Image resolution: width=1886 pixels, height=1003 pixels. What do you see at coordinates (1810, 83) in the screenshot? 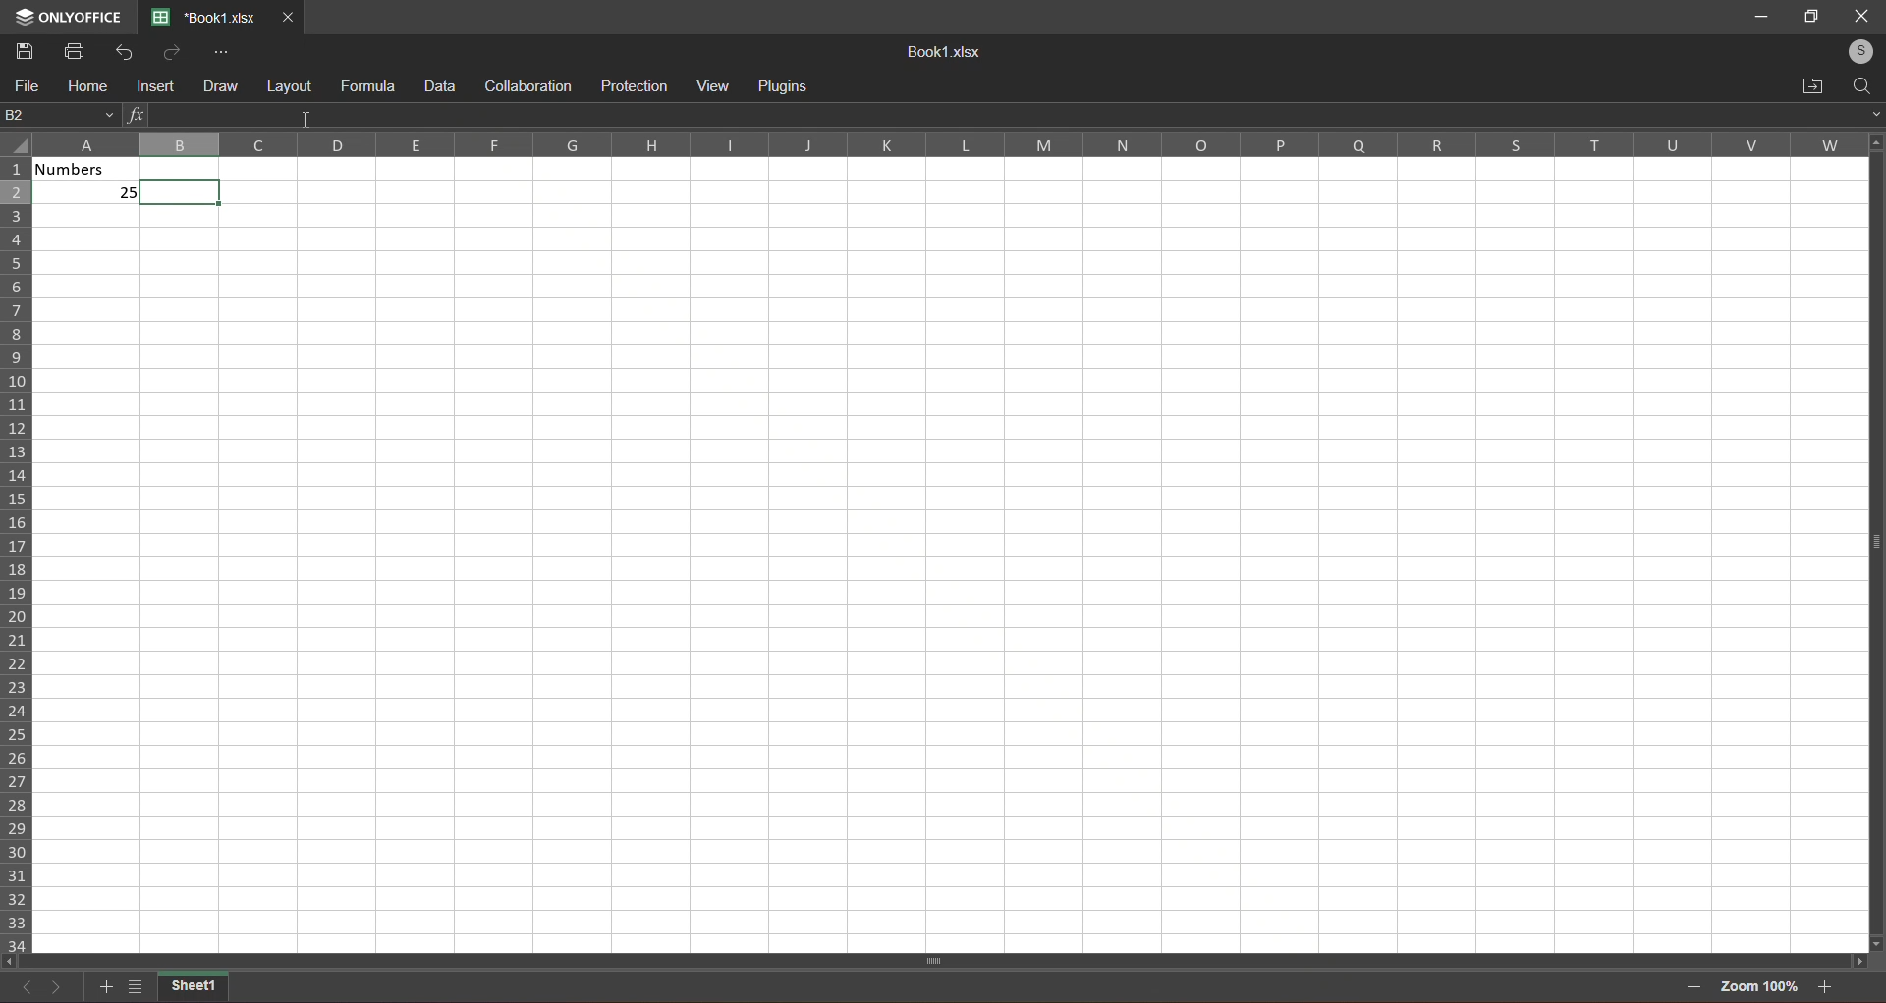
I see `open` at bounding box center [1810, 83].